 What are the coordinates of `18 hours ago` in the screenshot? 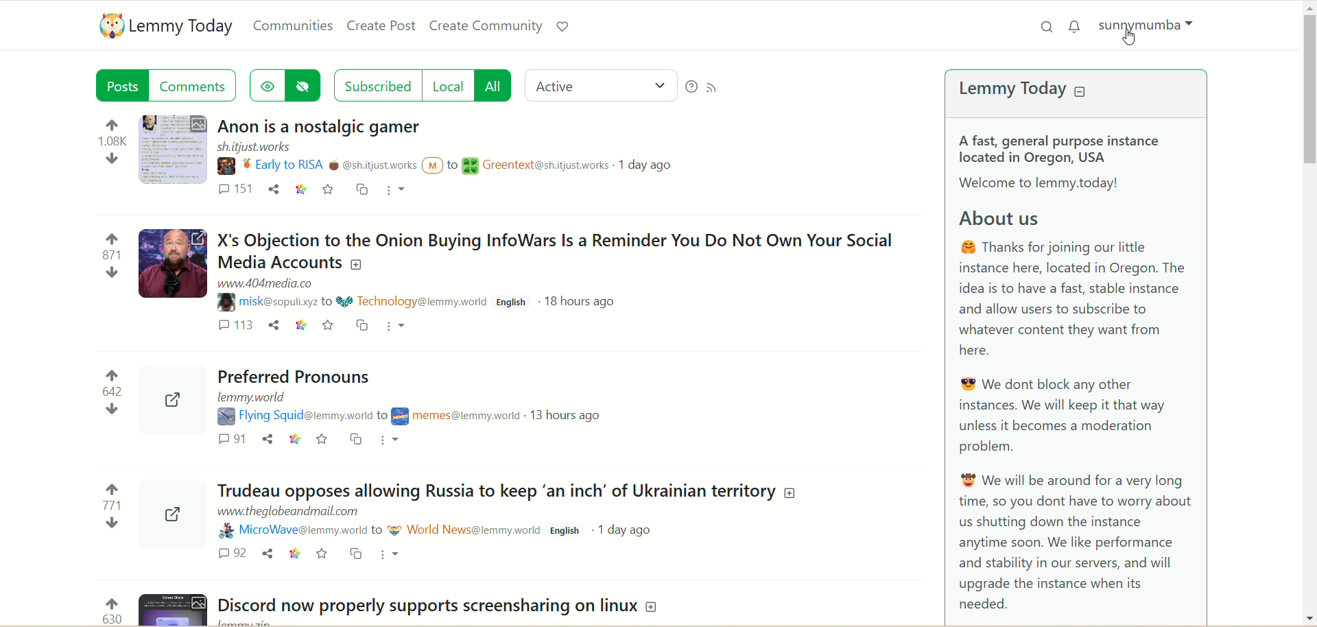 It's located at (584, 300).